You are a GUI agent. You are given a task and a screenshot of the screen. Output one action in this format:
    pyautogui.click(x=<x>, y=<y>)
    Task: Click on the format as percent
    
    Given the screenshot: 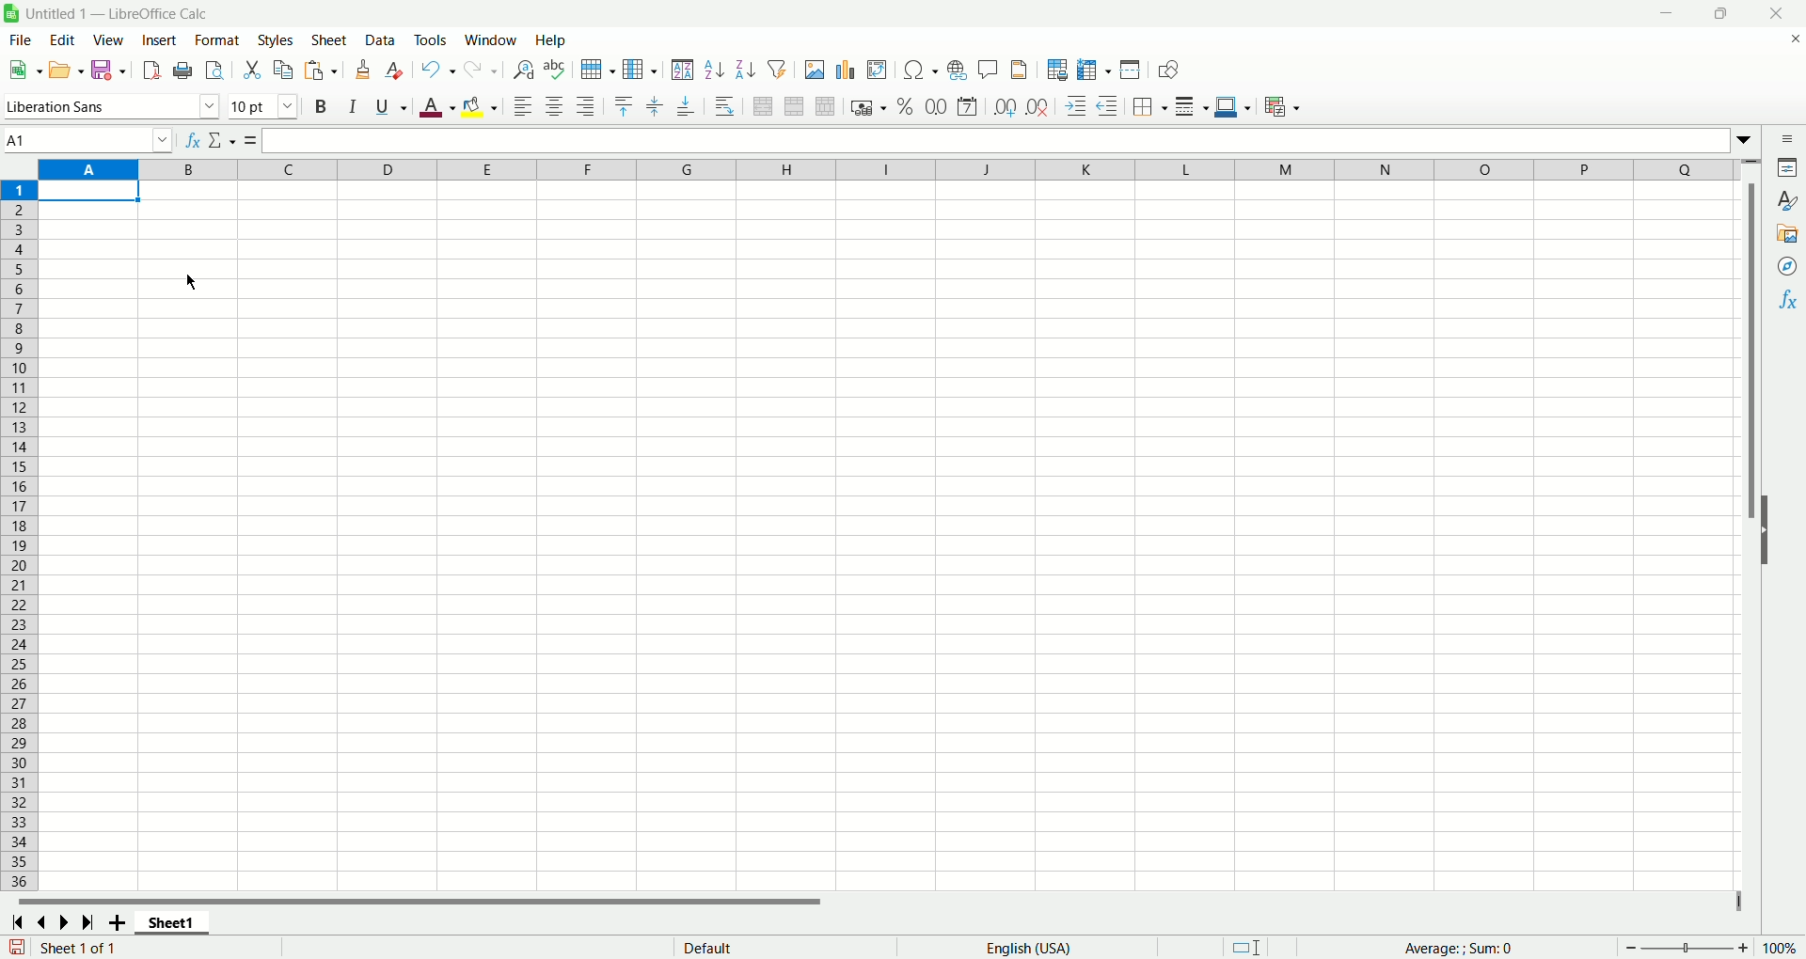 What is the action you would take?
    pyautogui.click(x=908, y=106)
    